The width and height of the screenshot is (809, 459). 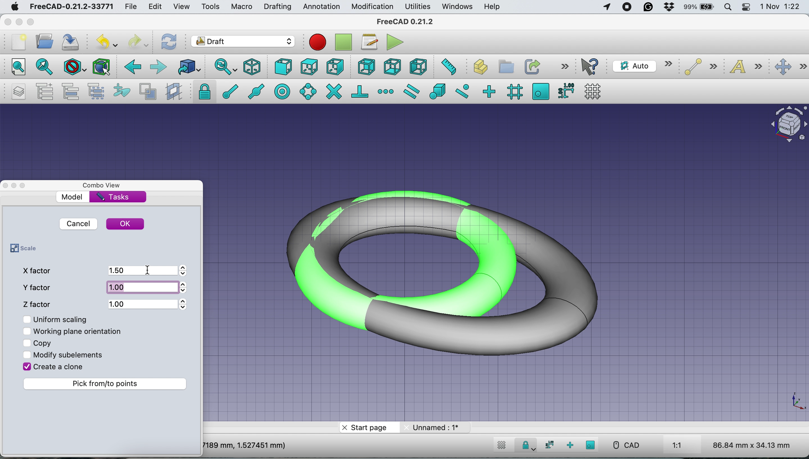 I want to click on snap parallel, so click(x=413, y=91).